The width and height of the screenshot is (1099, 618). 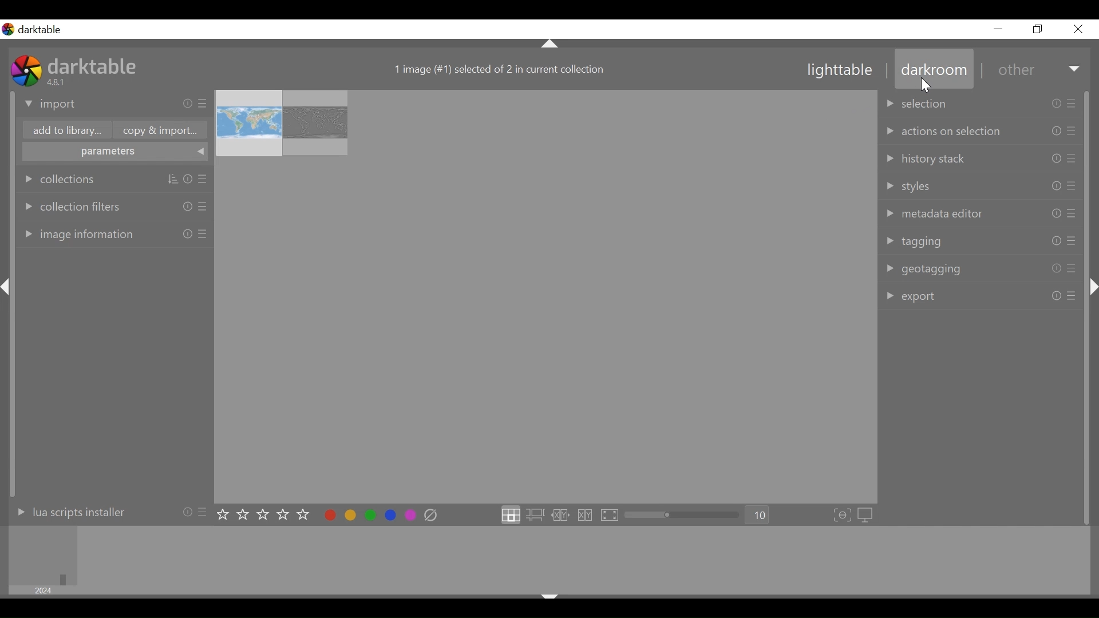 What do you see at coordinates (551, 43) in the screenshot?
I see `Collapse ` at bounding box center [551, 43].